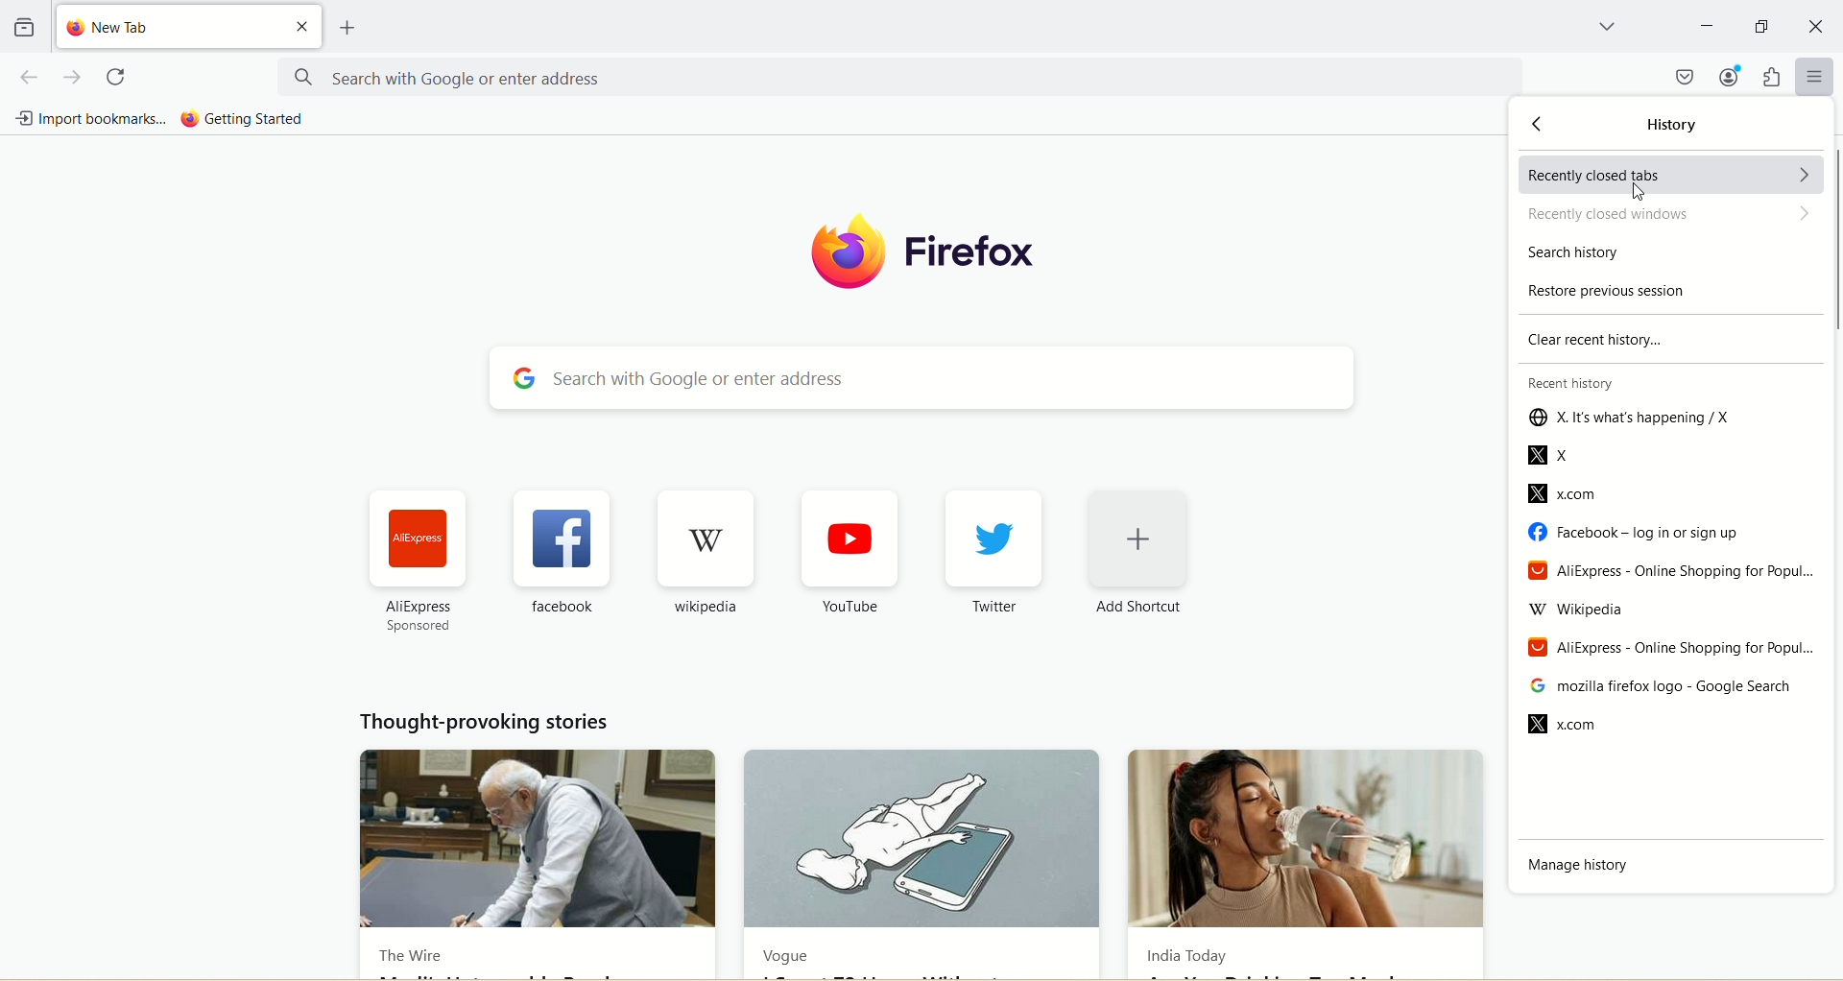 The height and width of the screenshot is (981, 1843). I want to click on Add Shortcut, so click(1138, 610).